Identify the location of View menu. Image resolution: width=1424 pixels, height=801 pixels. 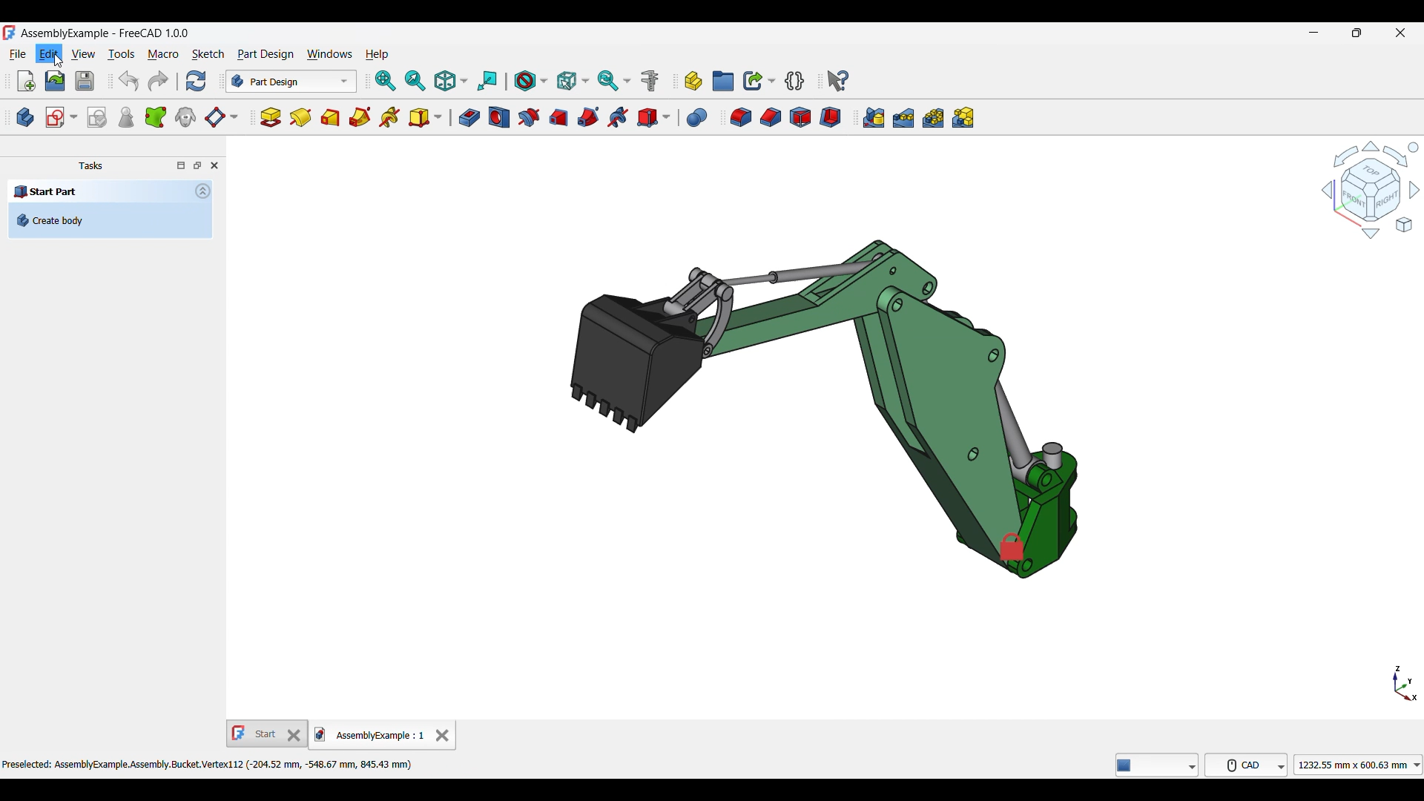
(83, 54).